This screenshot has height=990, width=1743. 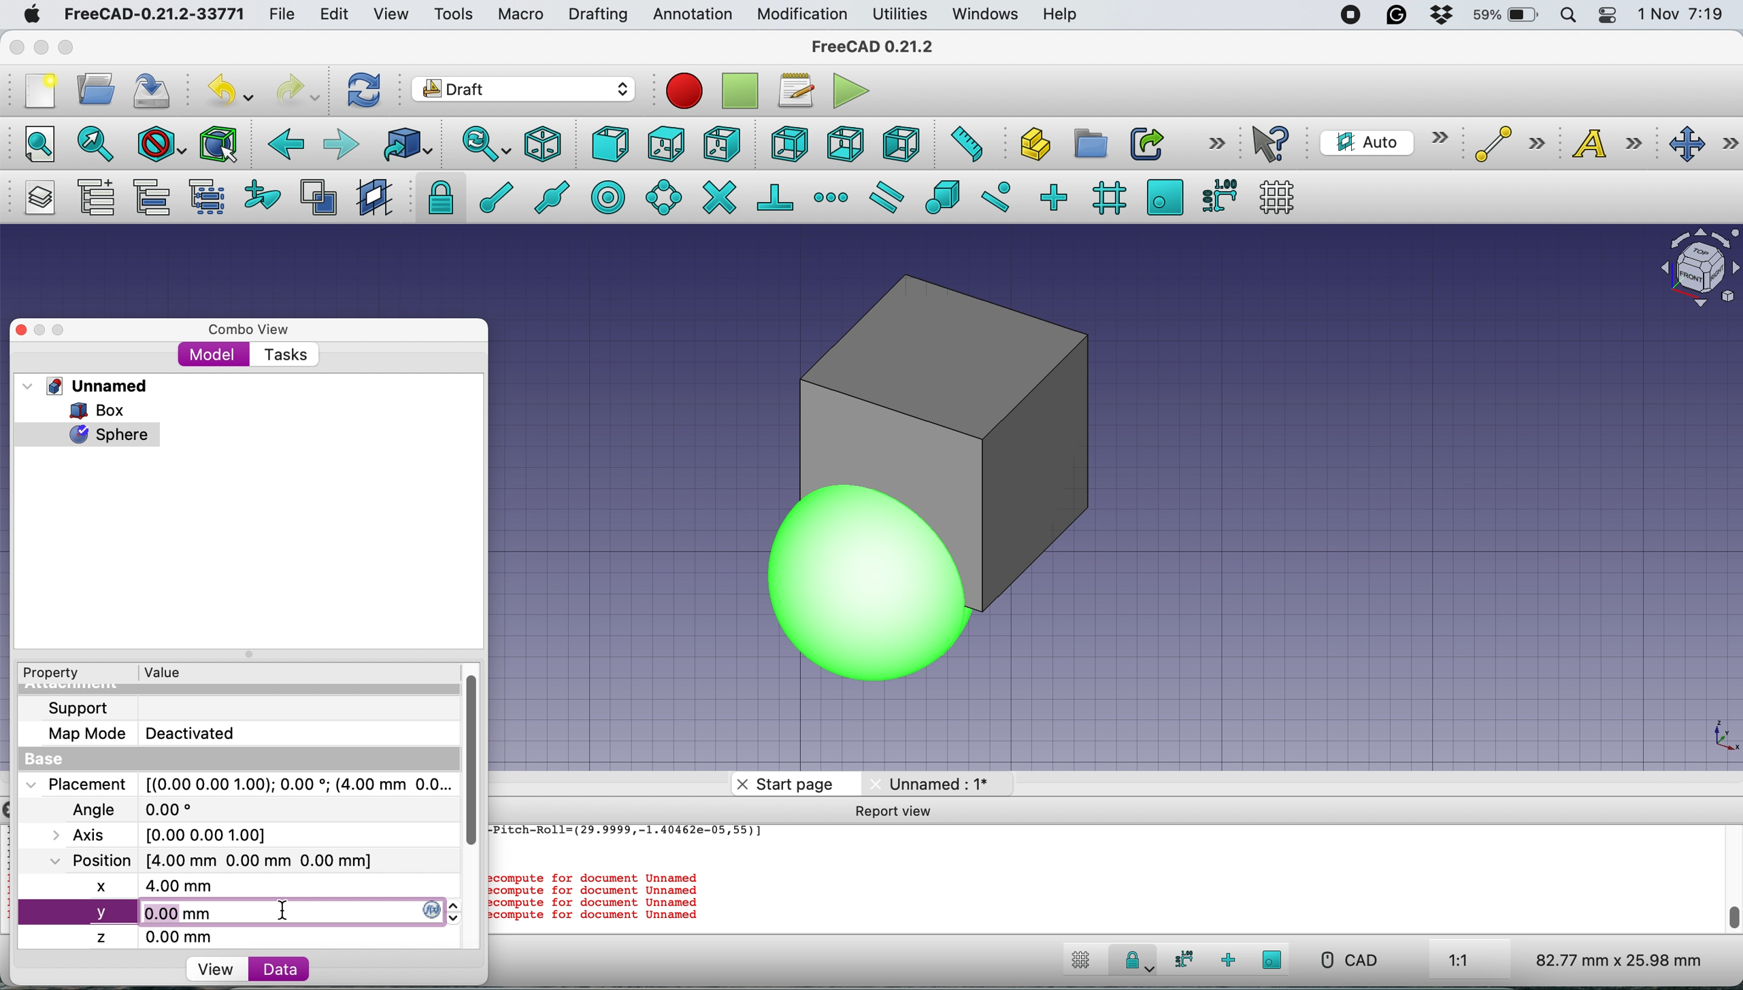 I want to click on snap grid, so click(x=1107, y=197).